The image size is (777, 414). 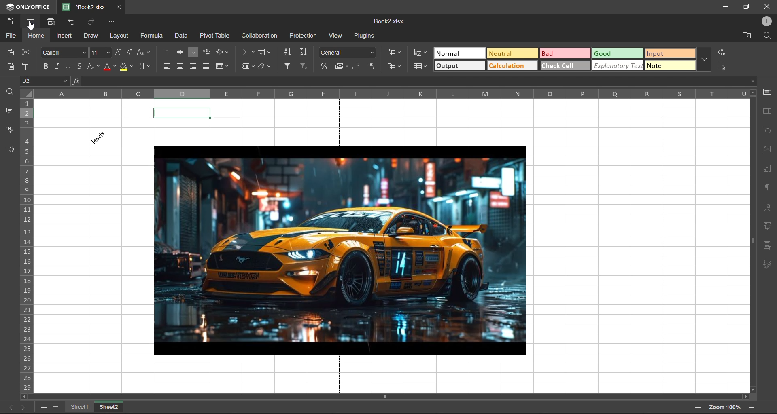 I want to click on data, so click(x=184, y=35).